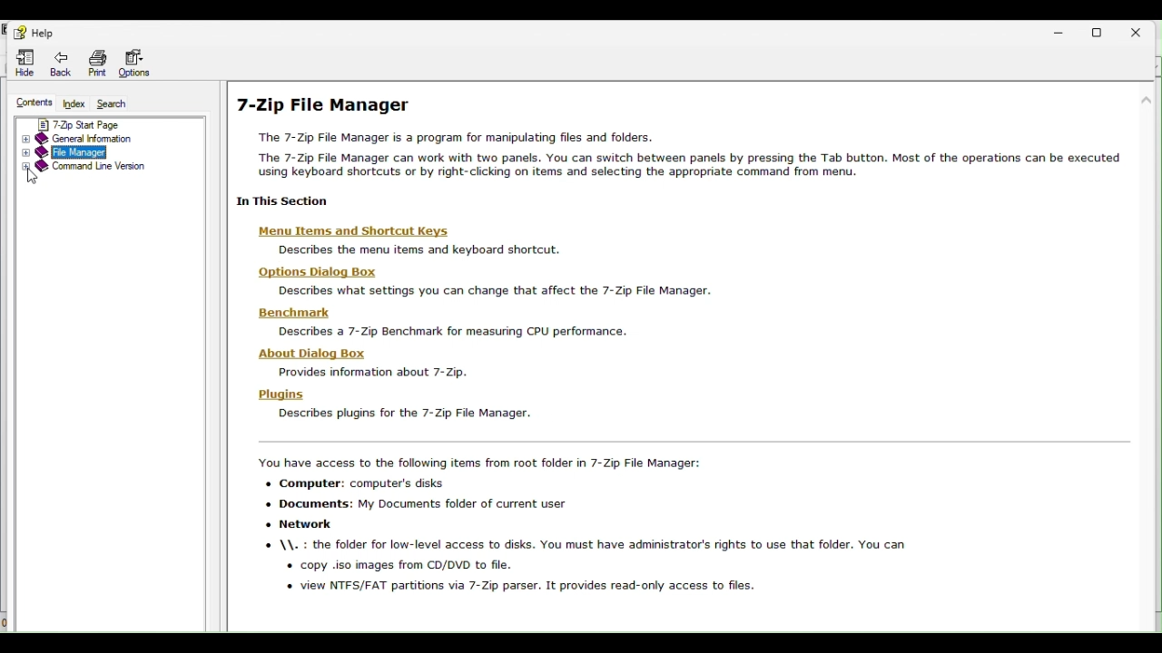 The height and width of the screenshot is (653, 1162). What do you see at coordinates (86, 153) in the screenshot?
I see `File manager` at bounding box center [86, 153].